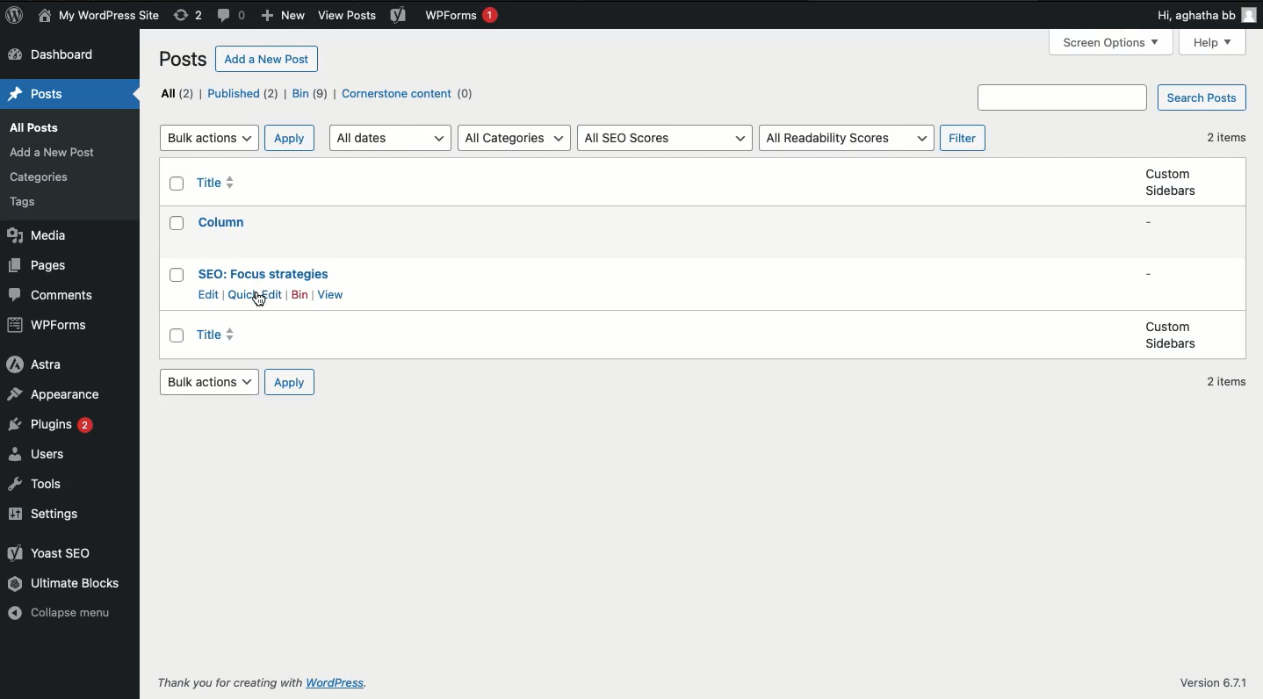  I want to click on Name, so click(101, 17).